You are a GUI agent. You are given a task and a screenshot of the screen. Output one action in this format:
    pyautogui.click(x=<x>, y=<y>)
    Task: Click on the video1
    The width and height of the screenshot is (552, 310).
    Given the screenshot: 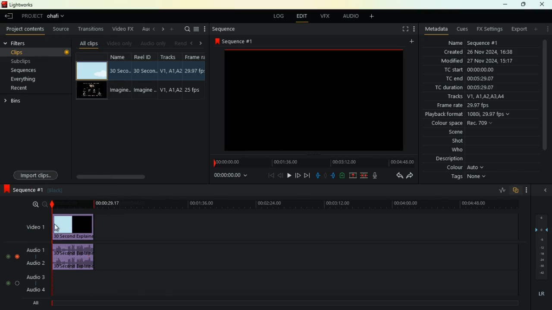 What is the action you would take?
    pyautogui.click(x=34, y=226)
    